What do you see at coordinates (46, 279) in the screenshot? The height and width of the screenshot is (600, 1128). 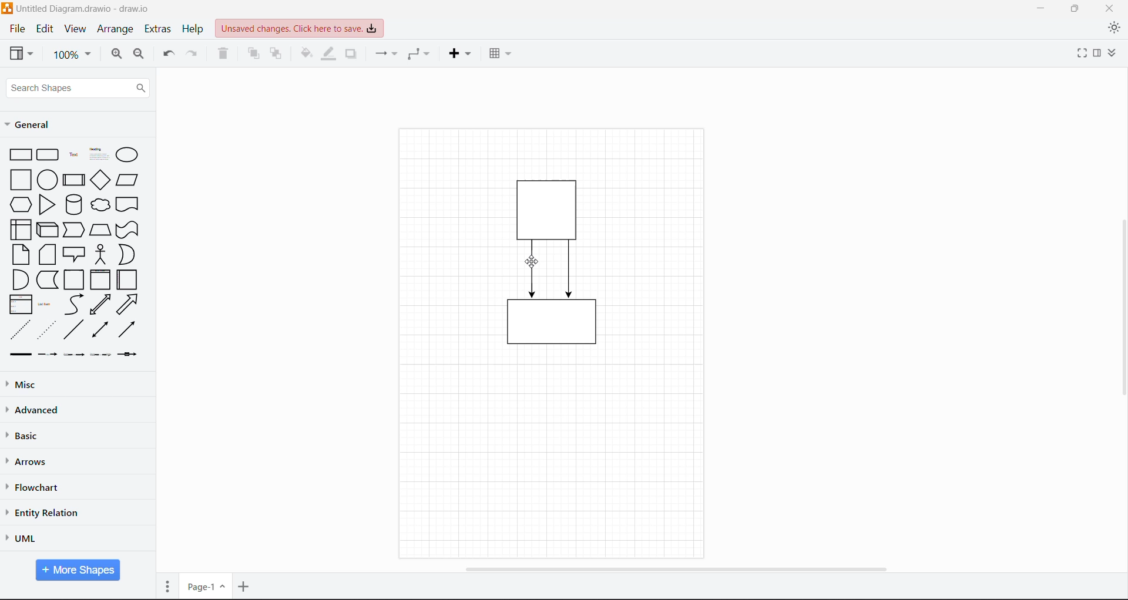 I see `Data Storage` at bounding box center [46, 279].